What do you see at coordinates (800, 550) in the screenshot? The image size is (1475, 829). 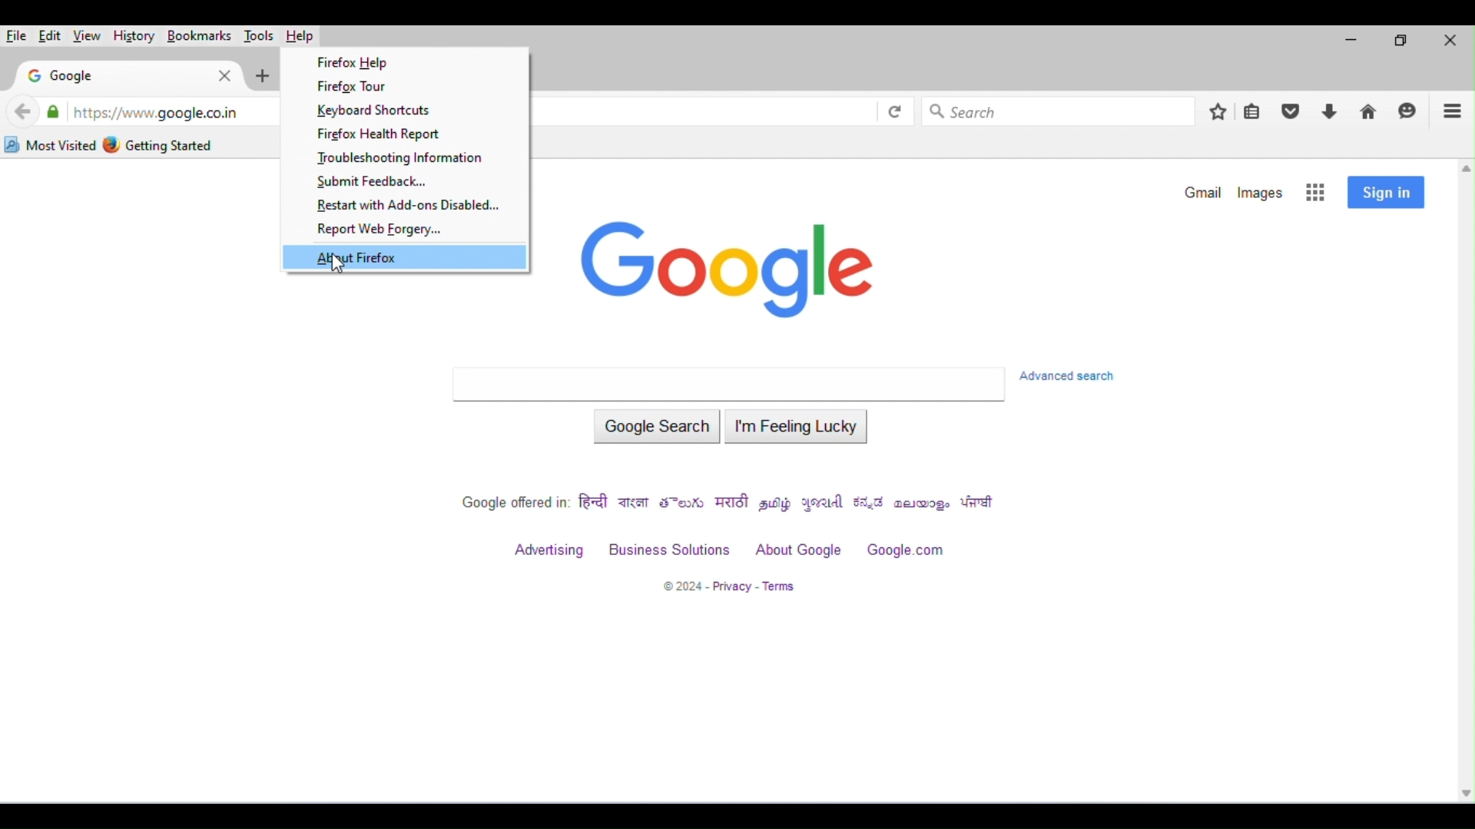 I see `about google` at bounding box center [800, 550].